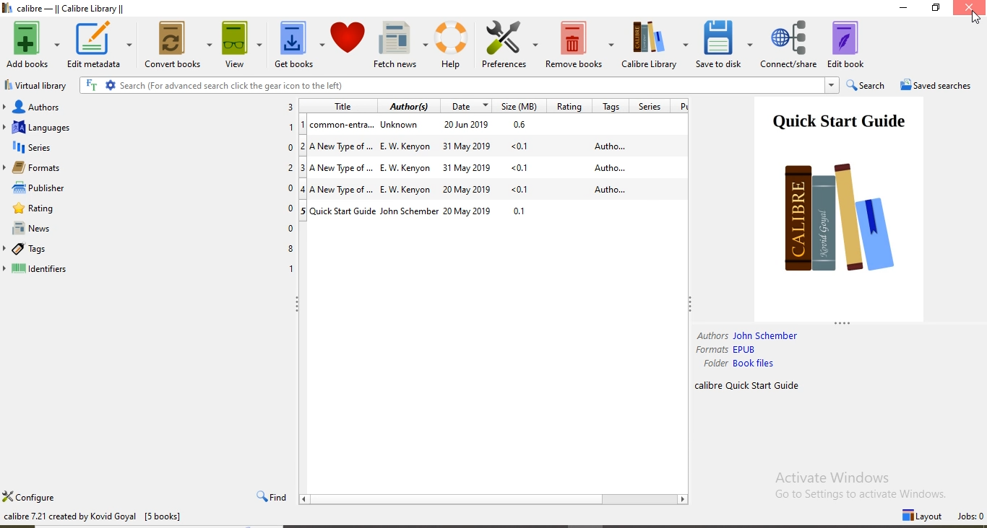  Describe the element at coordinates (567, 106) in the screenshot. I see `Rating` at that location.